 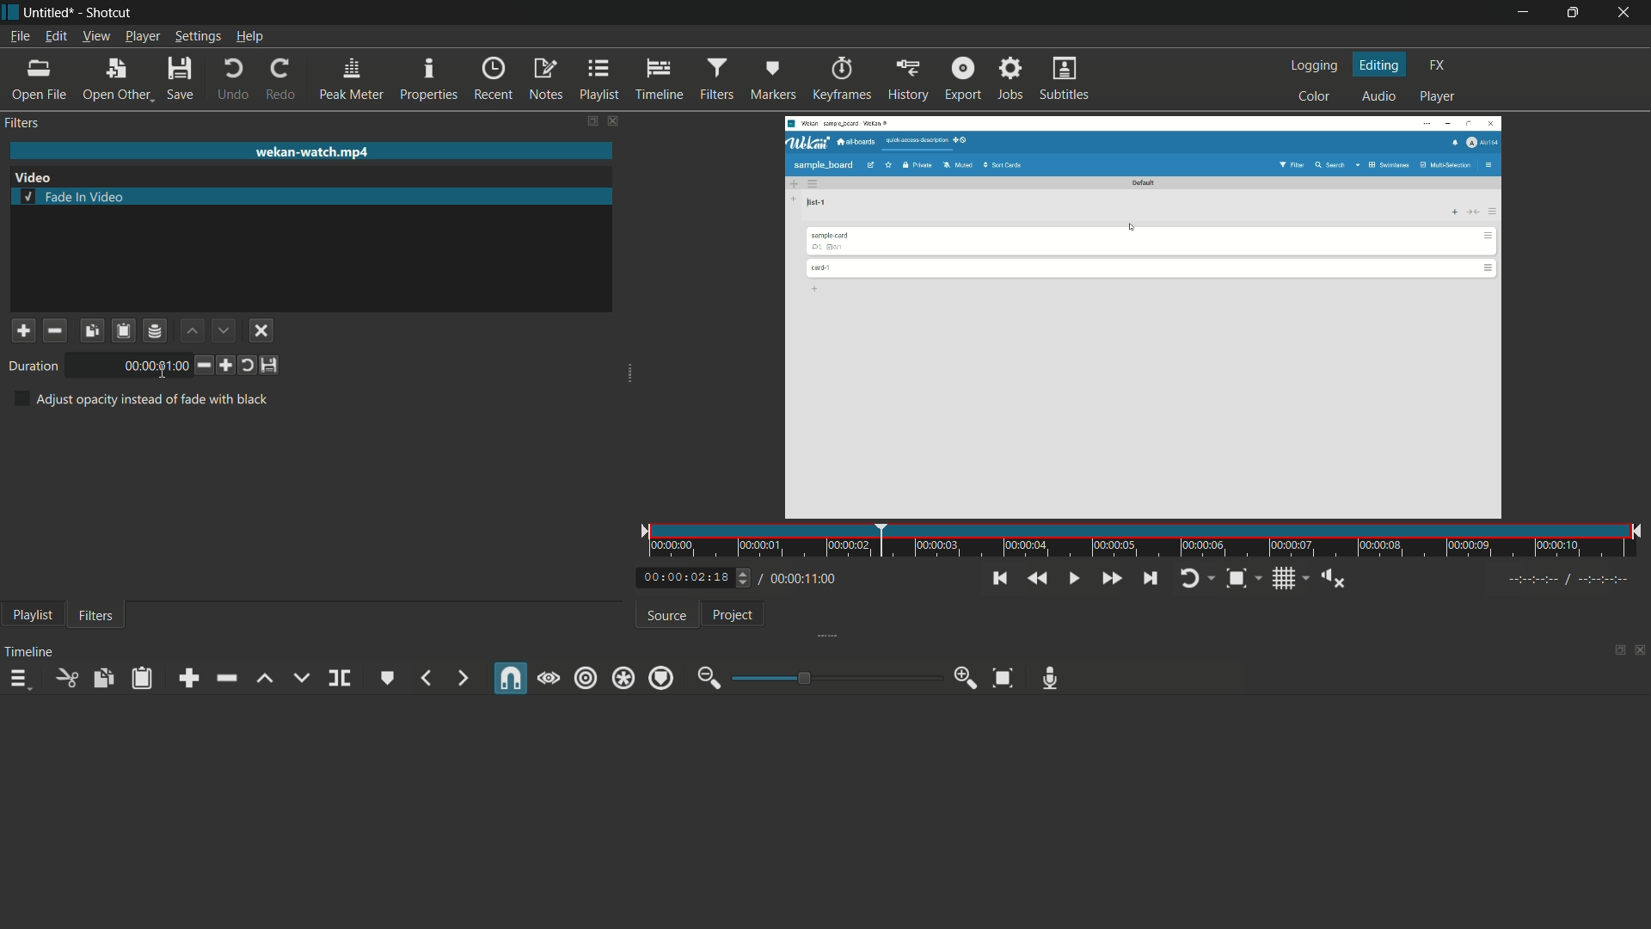 I want to click on audio, so click(x=1378, y=97).